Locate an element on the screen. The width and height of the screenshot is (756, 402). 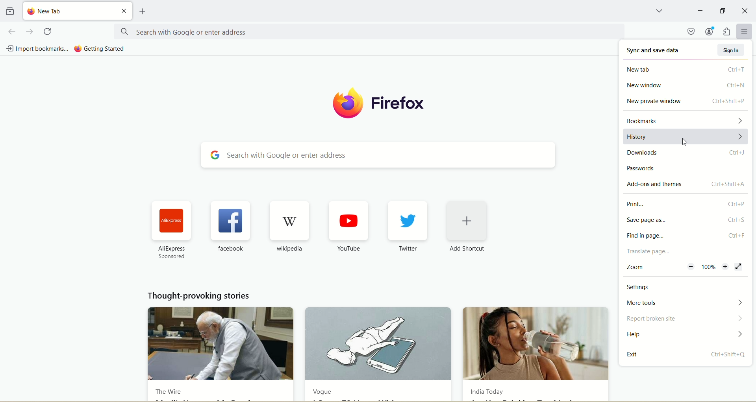
aliexpress is located at coordinates (172, 222).